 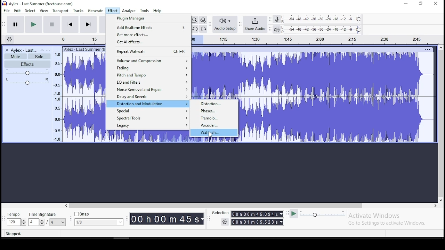 What do you see at coordinates (99, 219) in the screenshot?
I see `snap` at bounding box center [99, 219].